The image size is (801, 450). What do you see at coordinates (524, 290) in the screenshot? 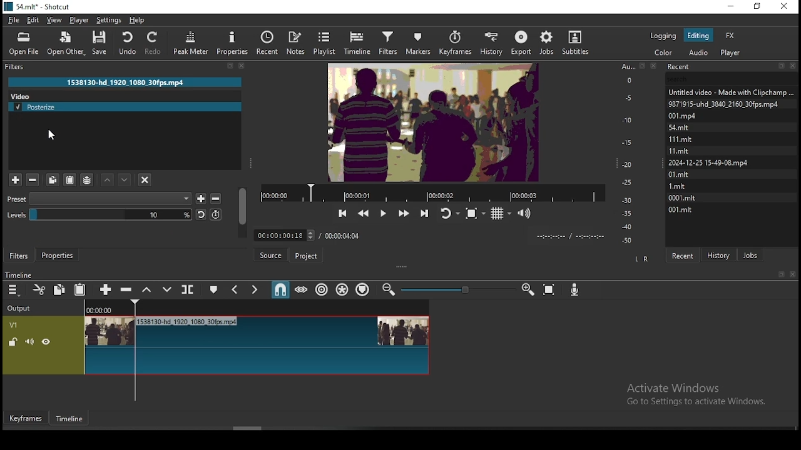
I see `zoom timeline out` at bounding box center [524, 290].